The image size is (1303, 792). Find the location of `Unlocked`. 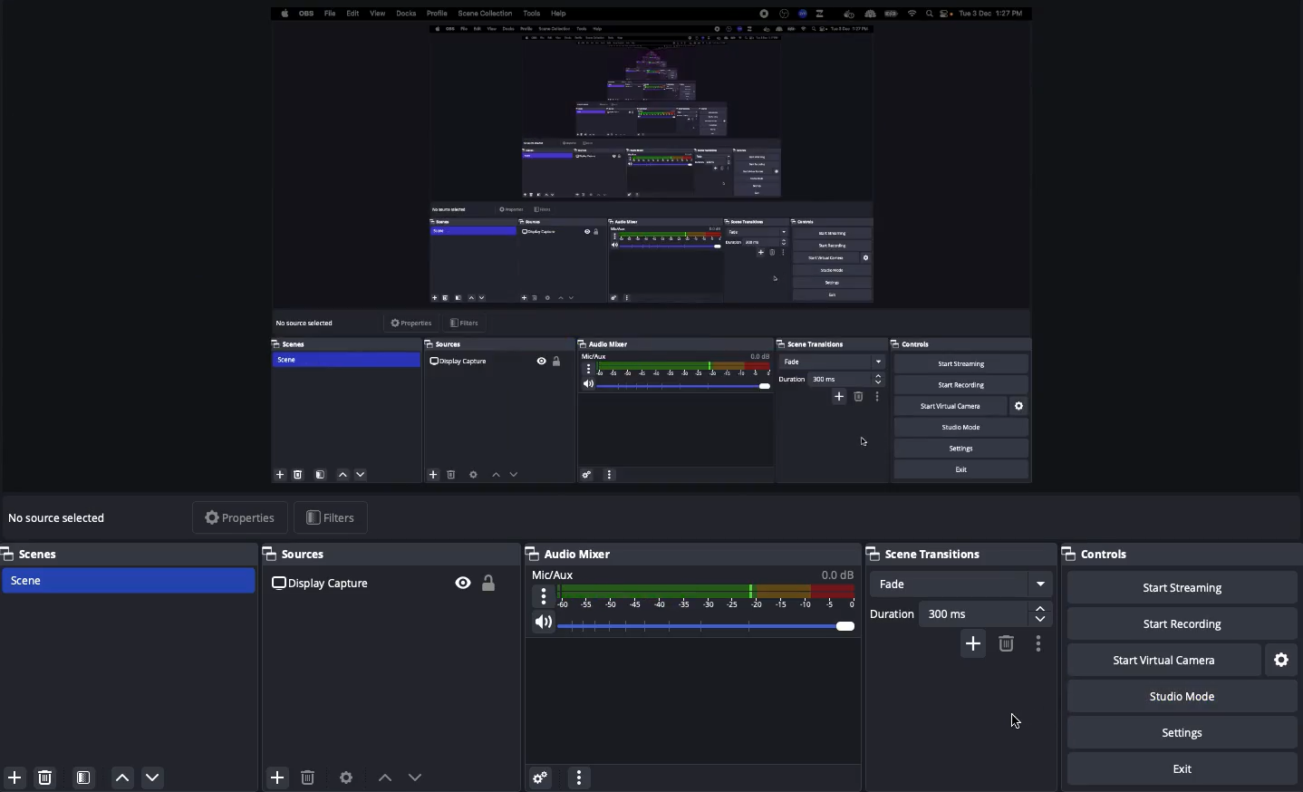

Unlocked is located at coordinates (488, 582).